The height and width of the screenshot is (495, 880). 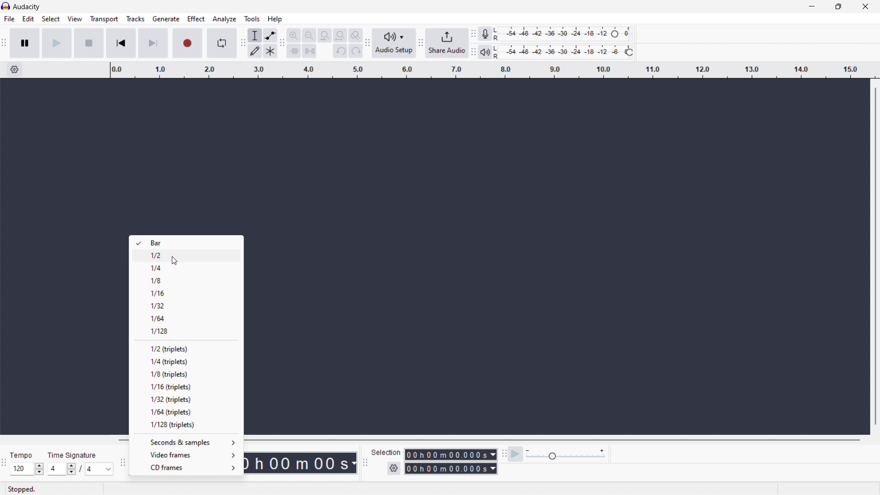 I want to click on undo, so click(x=340, y=50).